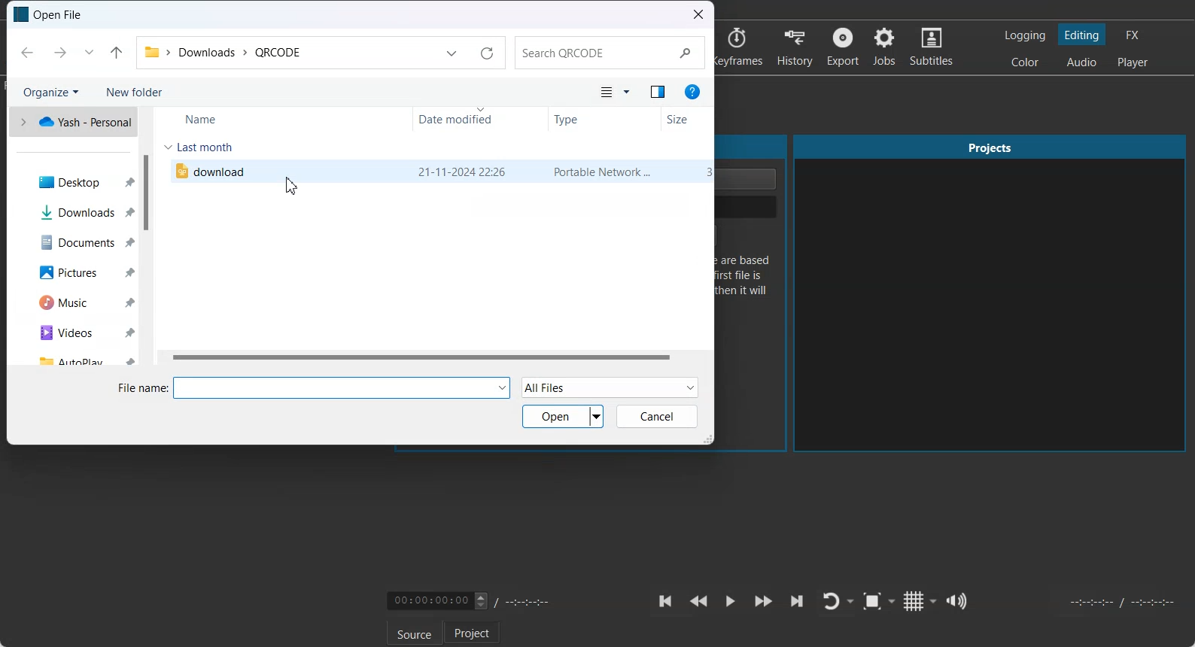 The image size is (1195, 647). I want to click on Toggle player lopping, so click(829, 602).